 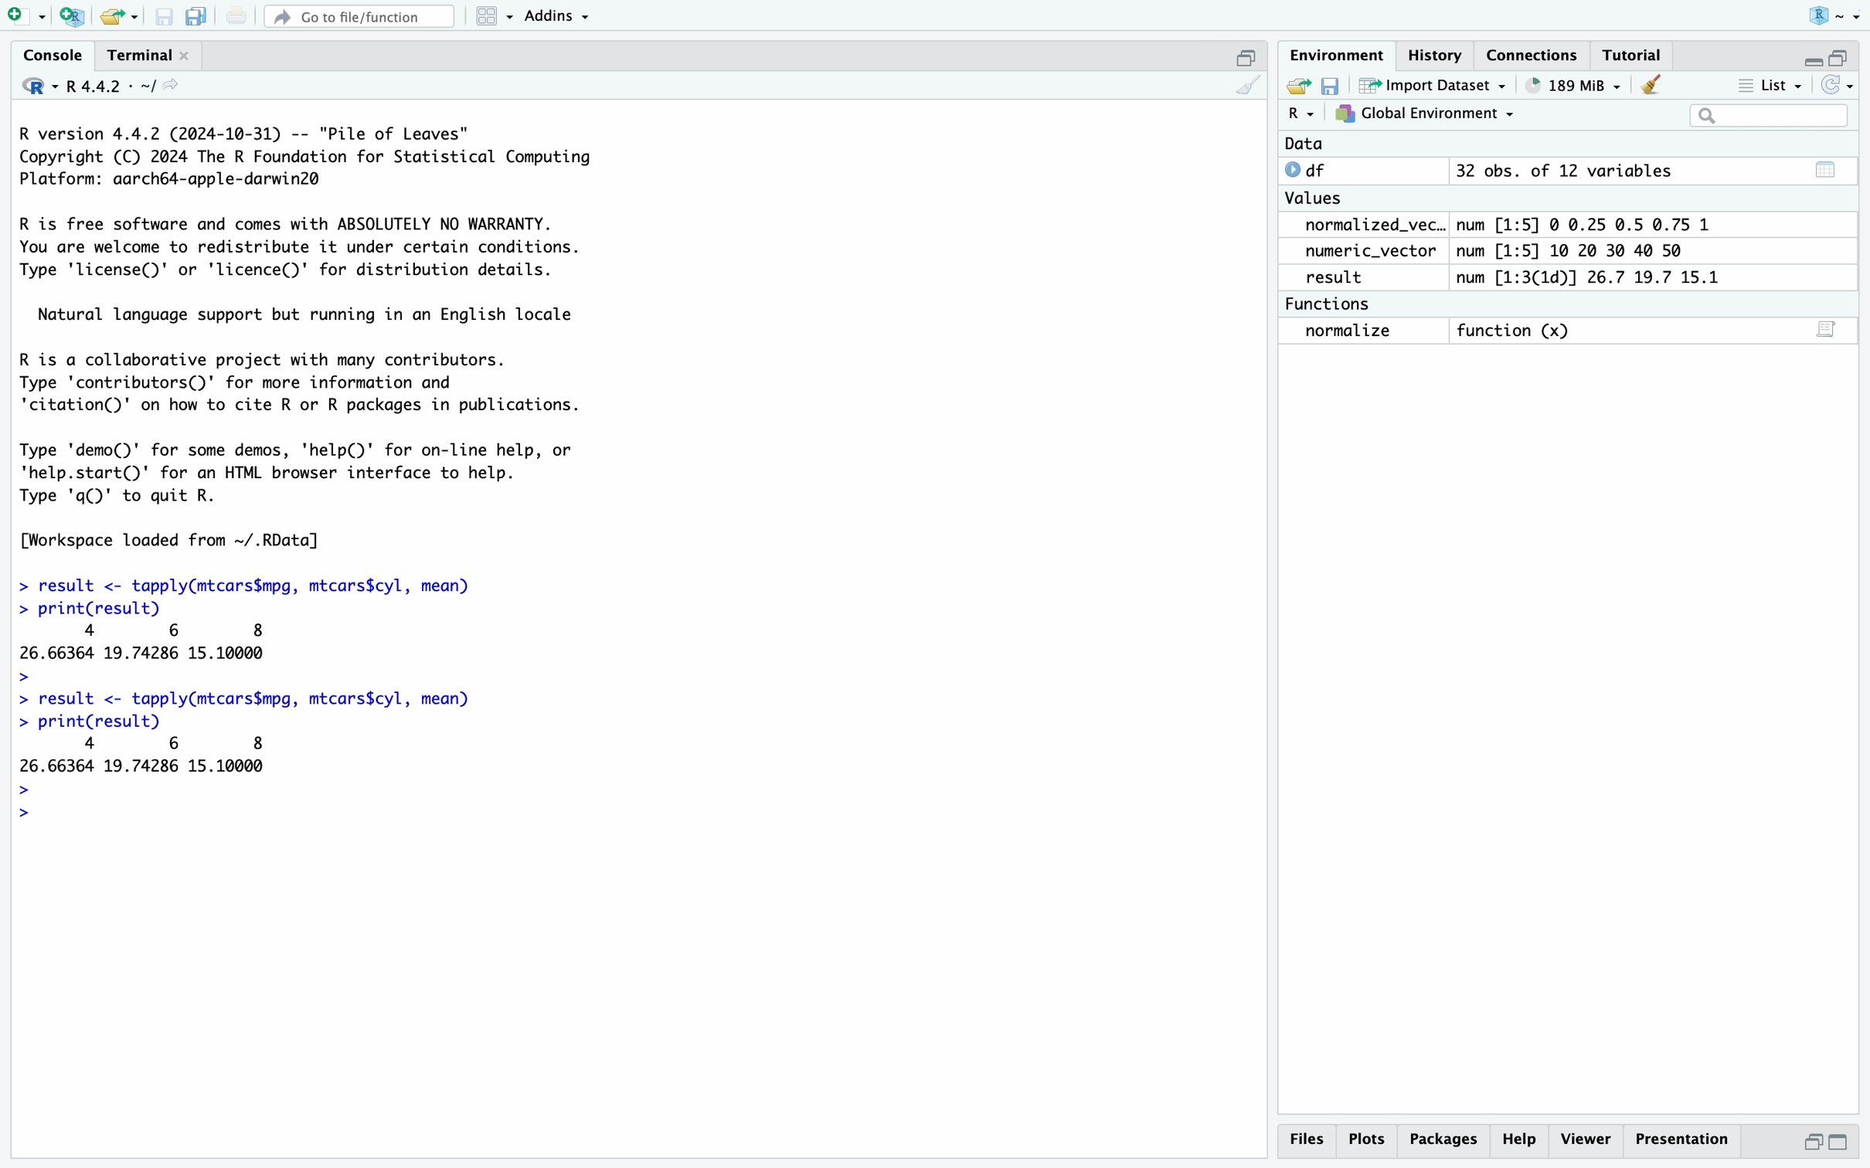 What do you see at coordinates (494, 16) in the screenshot?
I see `Workspace panes` at bounding box center [494, 16].